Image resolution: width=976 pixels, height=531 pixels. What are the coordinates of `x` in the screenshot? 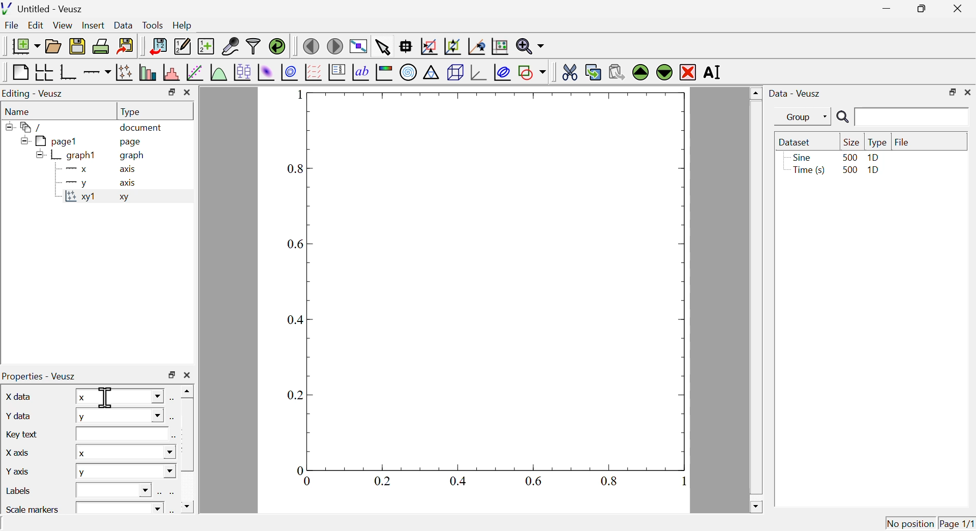 It's located at (120, 396).